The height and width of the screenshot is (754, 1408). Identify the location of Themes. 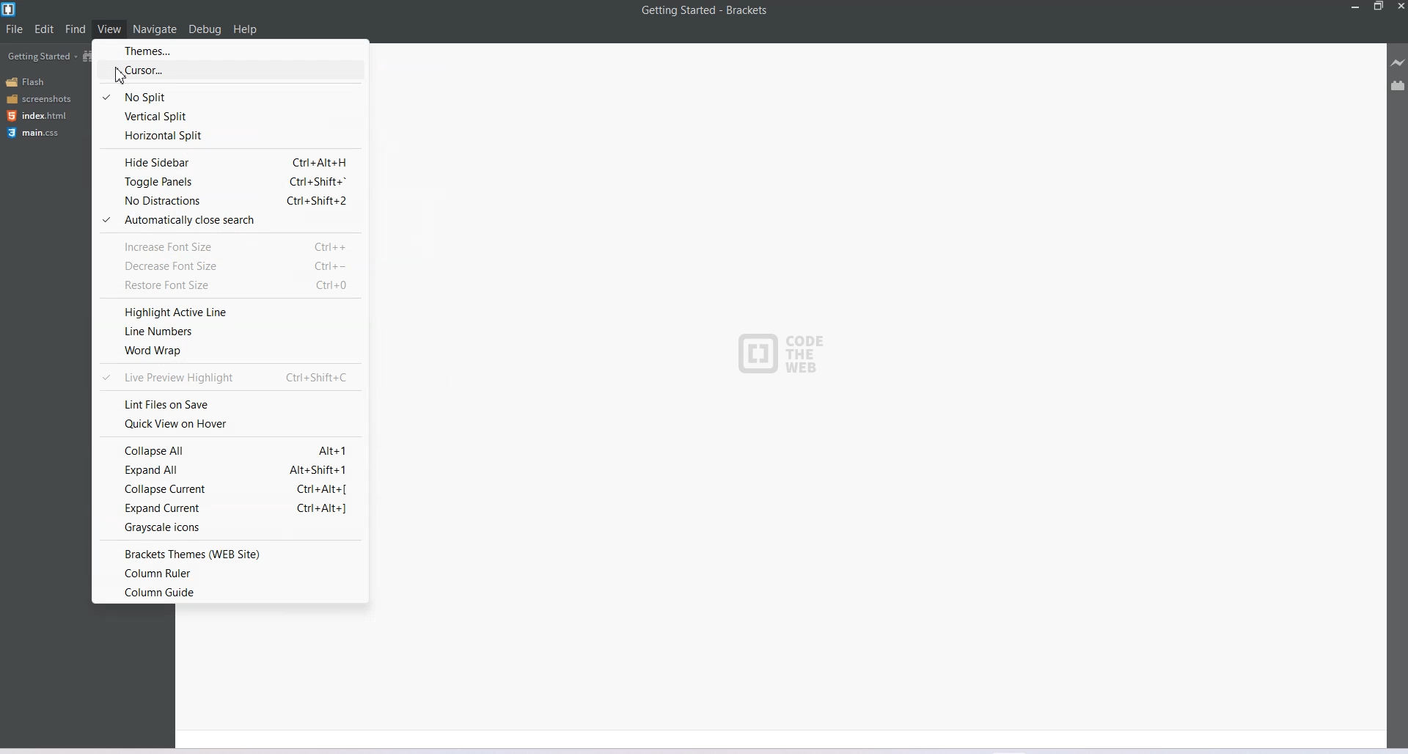
(231, 51).